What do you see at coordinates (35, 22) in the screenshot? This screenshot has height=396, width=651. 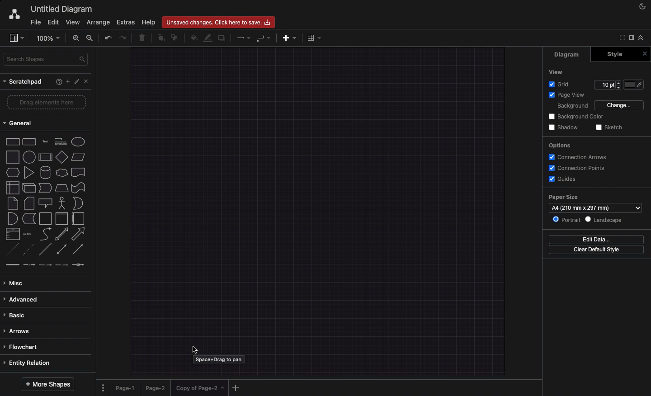 I see `File` at bounding box center [35, 22].